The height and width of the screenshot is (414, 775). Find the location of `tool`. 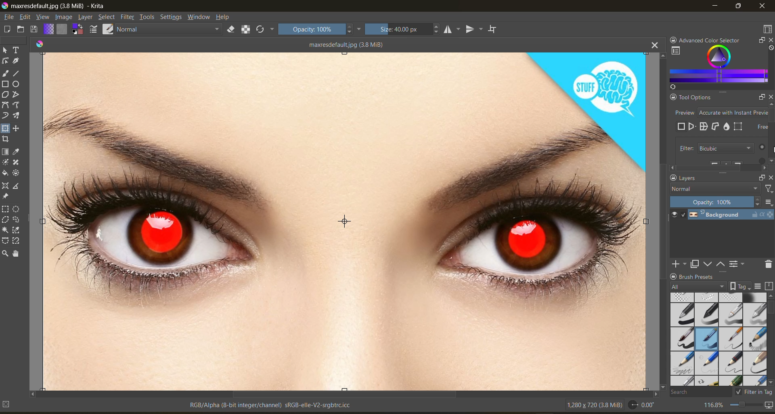

tool is located at coordinates (17, 174).